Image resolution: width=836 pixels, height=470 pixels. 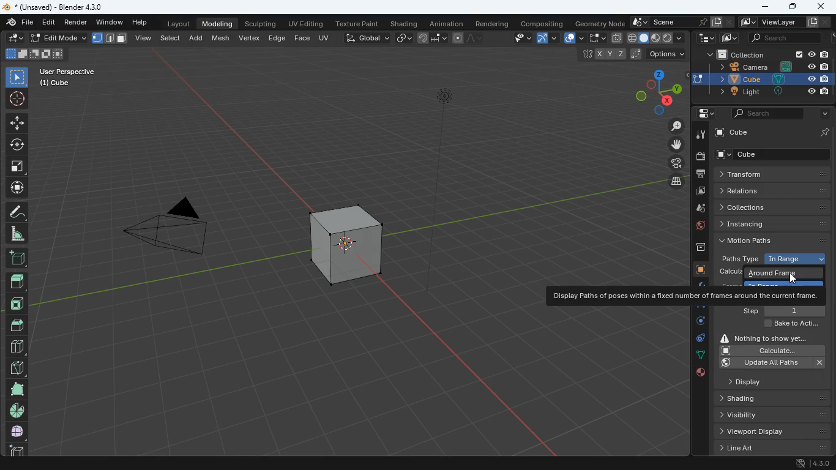 I want to click on mesh, so click(x=223, y=37).